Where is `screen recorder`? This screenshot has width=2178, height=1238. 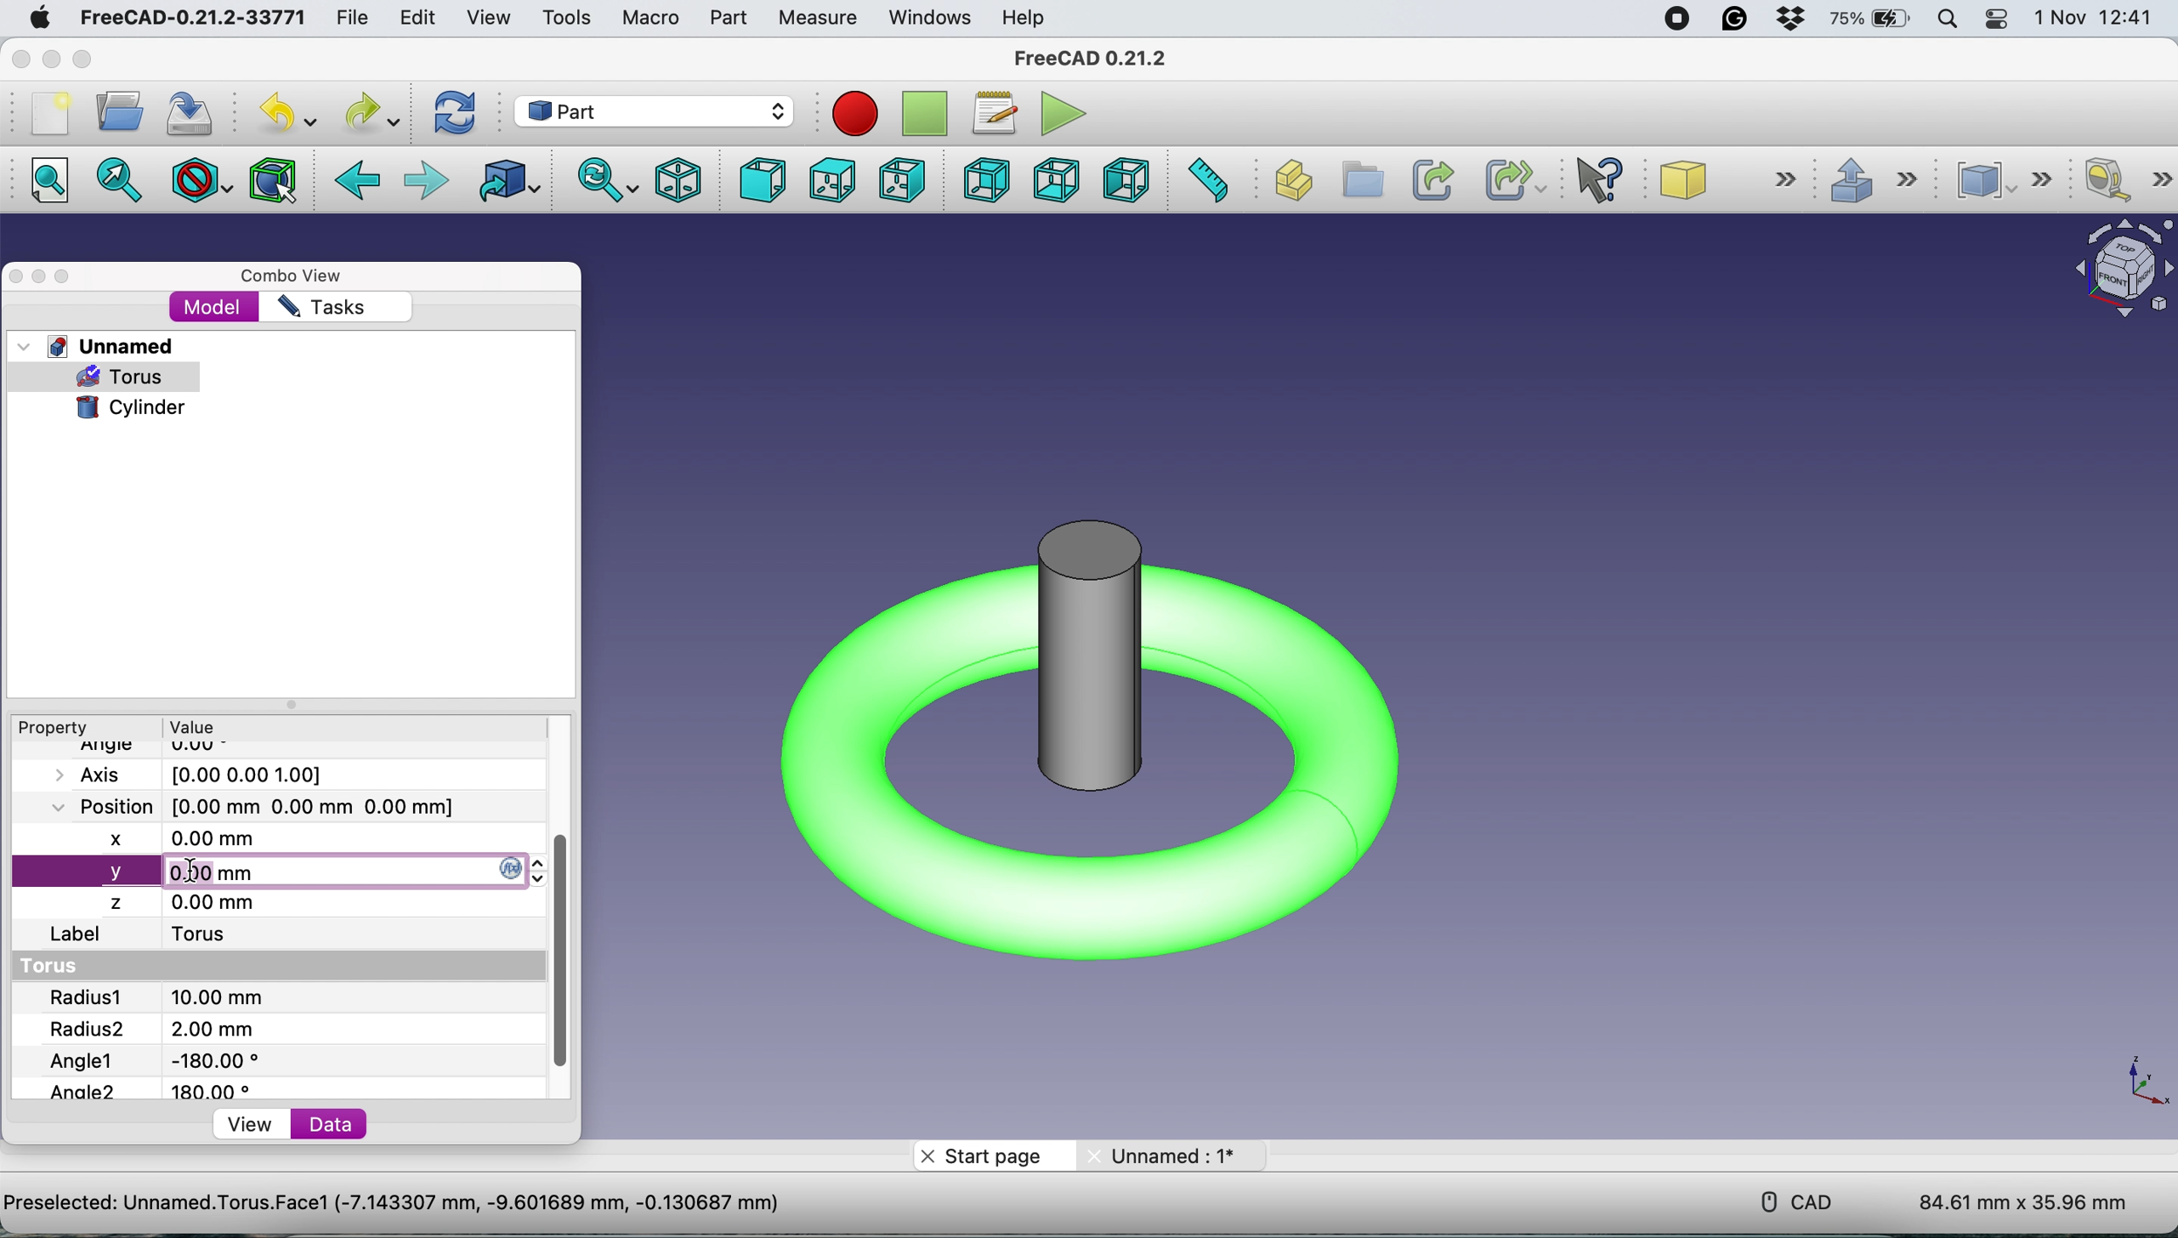 screen recorder is located at coordinates (1677, 20).